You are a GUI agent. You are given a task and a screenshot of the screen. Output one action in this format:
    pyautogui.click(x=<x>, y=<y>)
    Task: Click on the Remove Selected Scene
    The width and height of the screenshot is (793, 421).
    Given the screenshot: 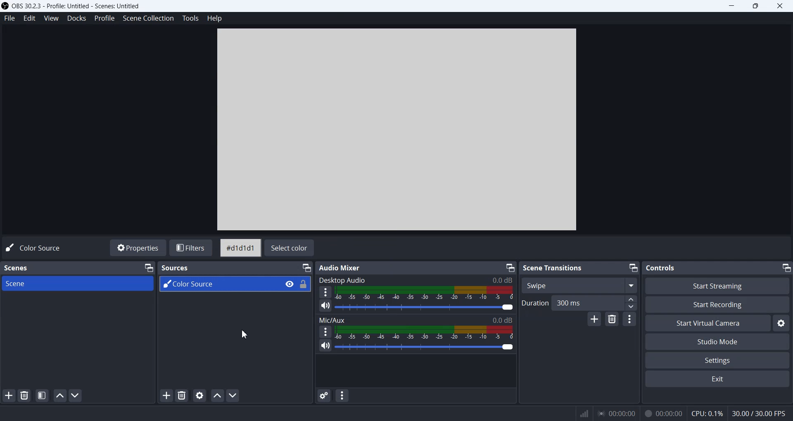 What is the action you would take?
    pyautogui.click(x=25, y=395)
    